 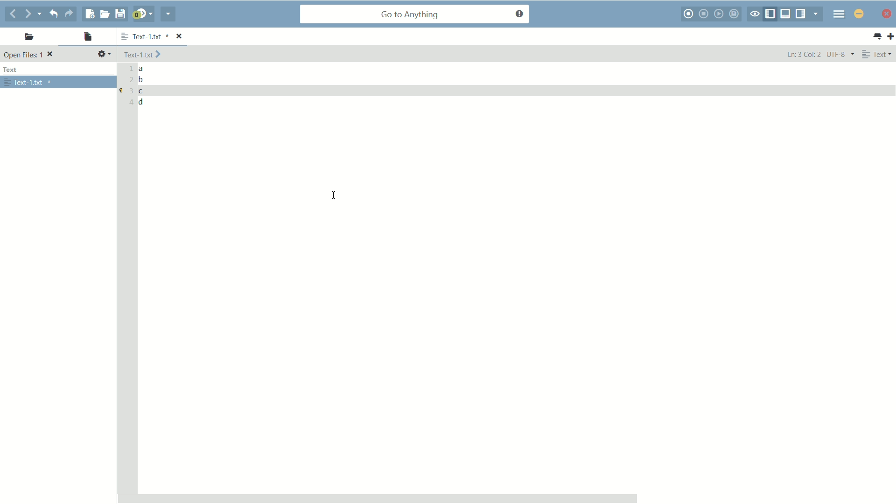 I want to click on undo, so click(x=56, y=14).